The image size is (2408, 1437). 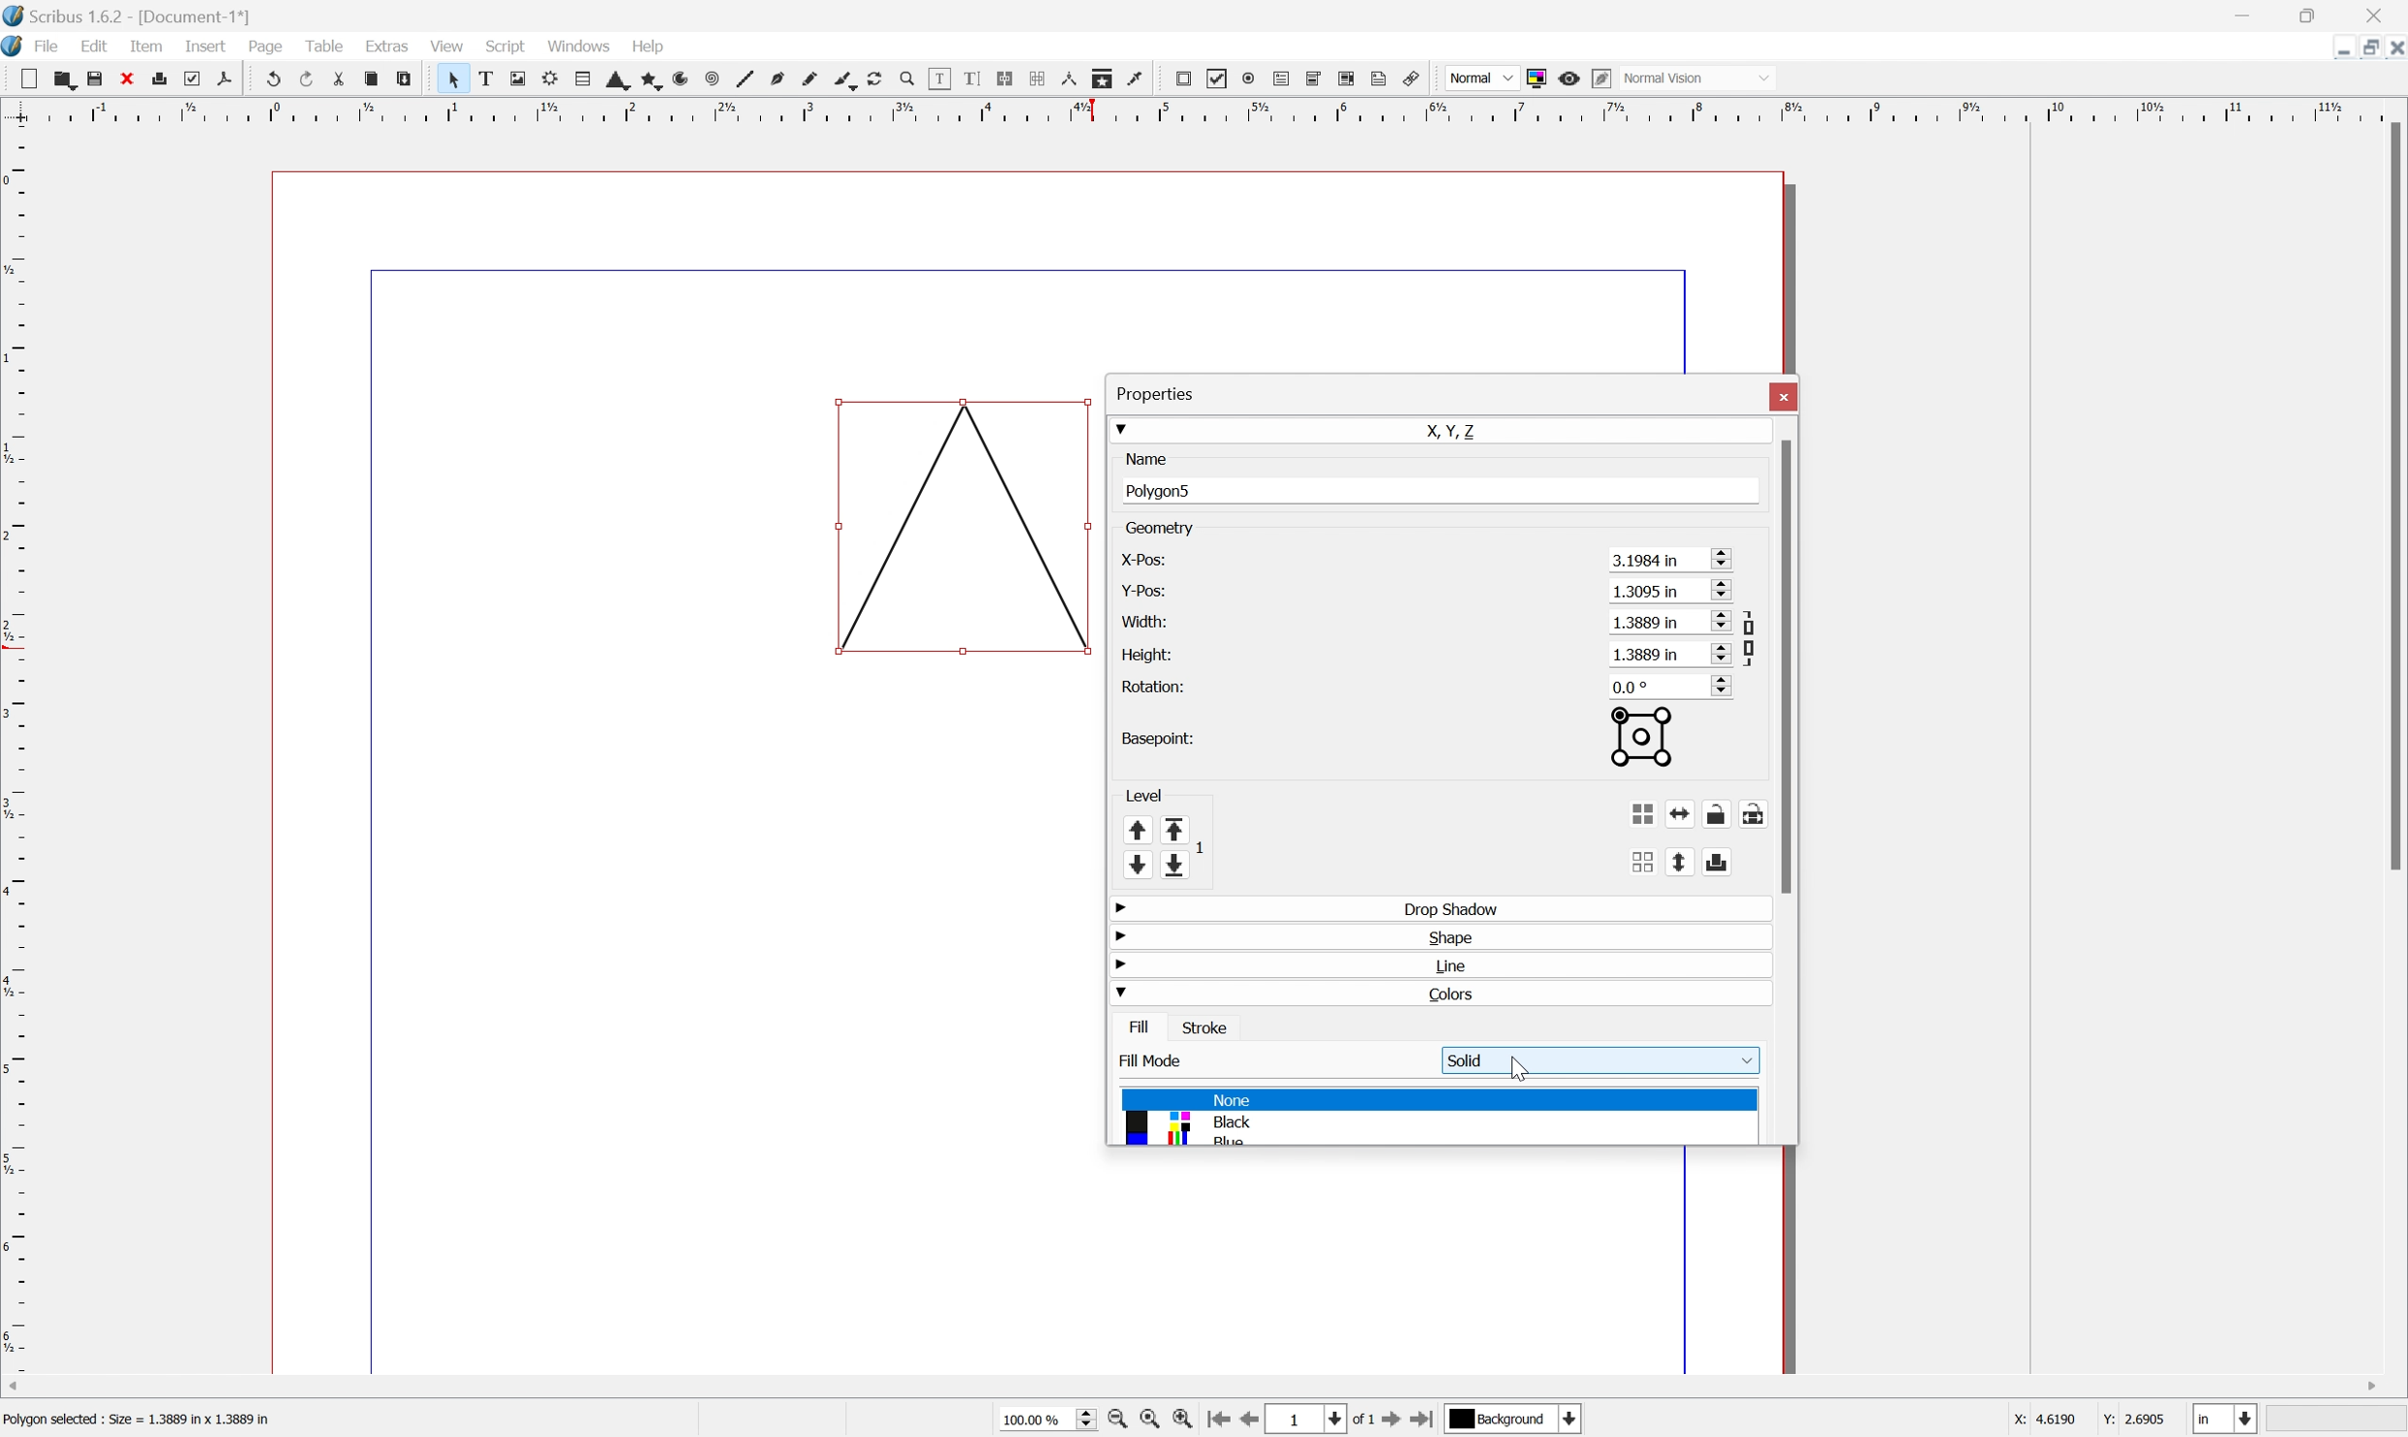 What do you see at coordinates (143, 46) in the screenshot?
I see `Item` at bounding box center [143, 46].